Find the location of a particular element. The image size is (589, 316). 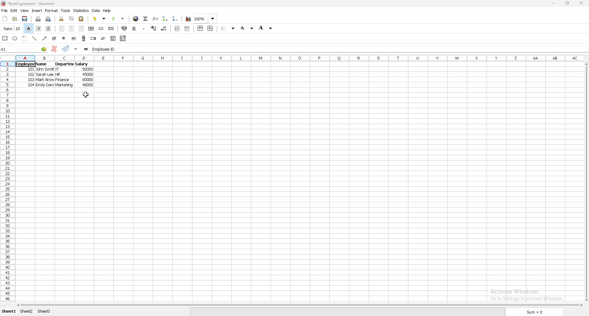

sort ascending is located at coordinates (165, 18).